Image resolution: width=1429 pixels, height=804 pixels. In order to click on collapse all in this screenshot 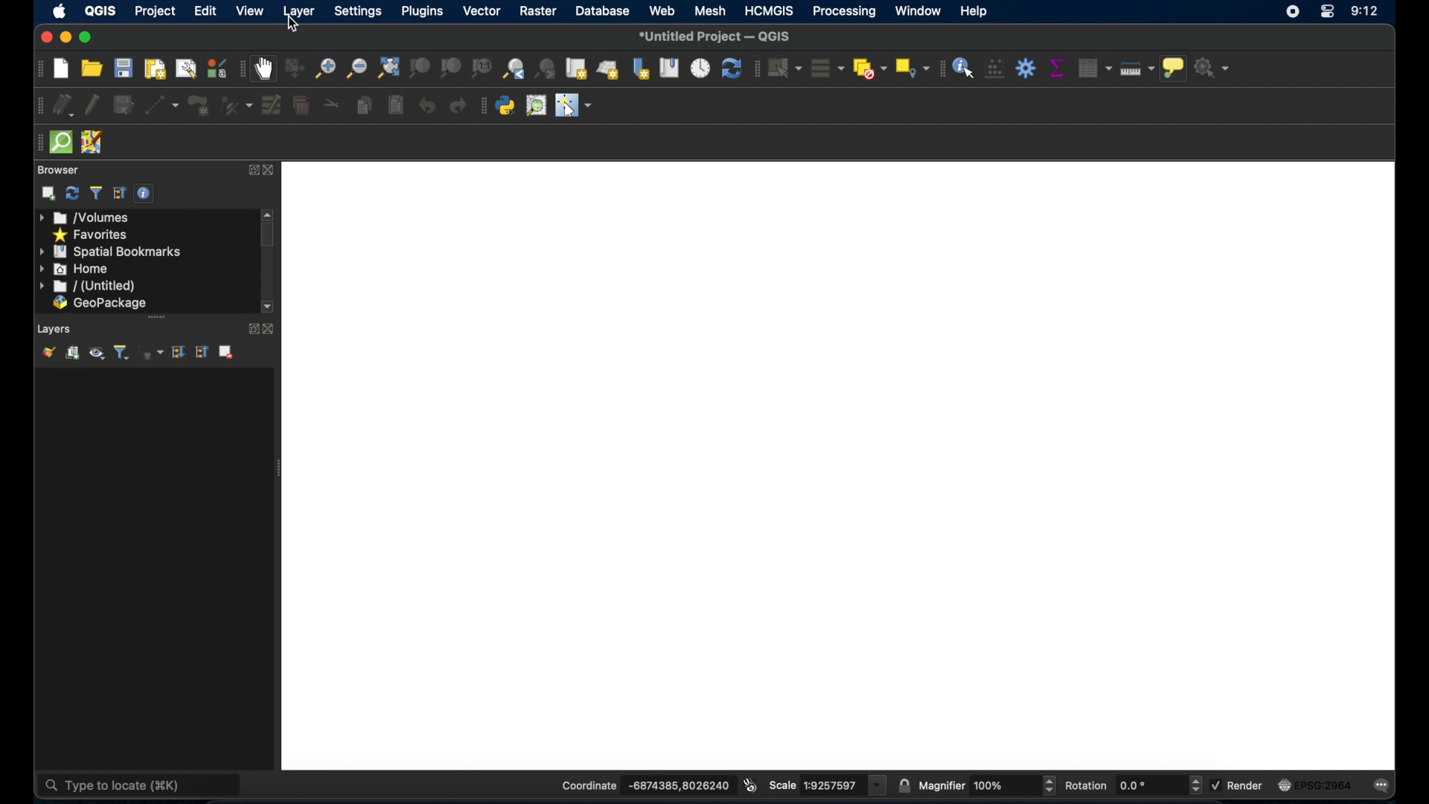, I will do `click(202, 354)`.